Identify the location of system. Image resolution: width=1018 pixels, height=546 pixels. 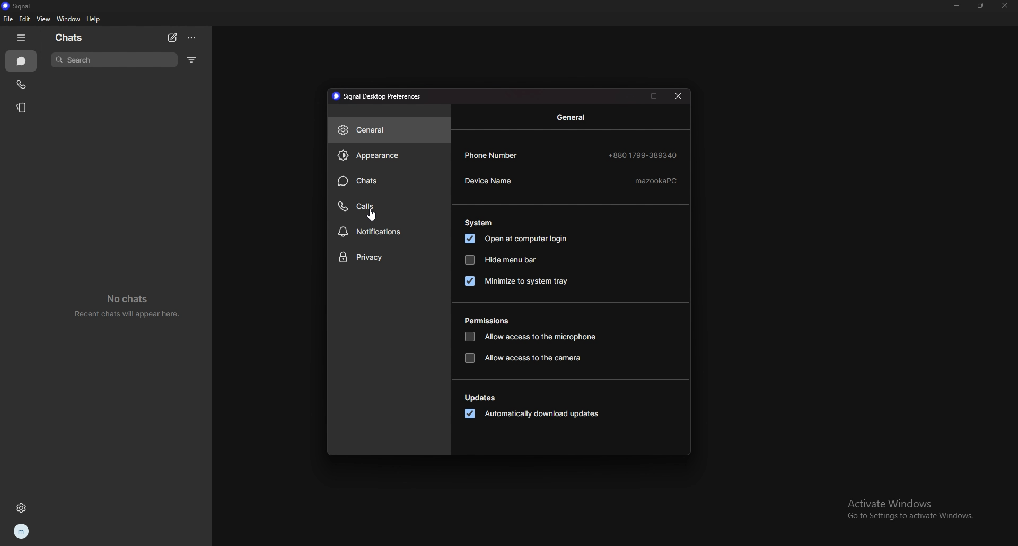
(478, 223).